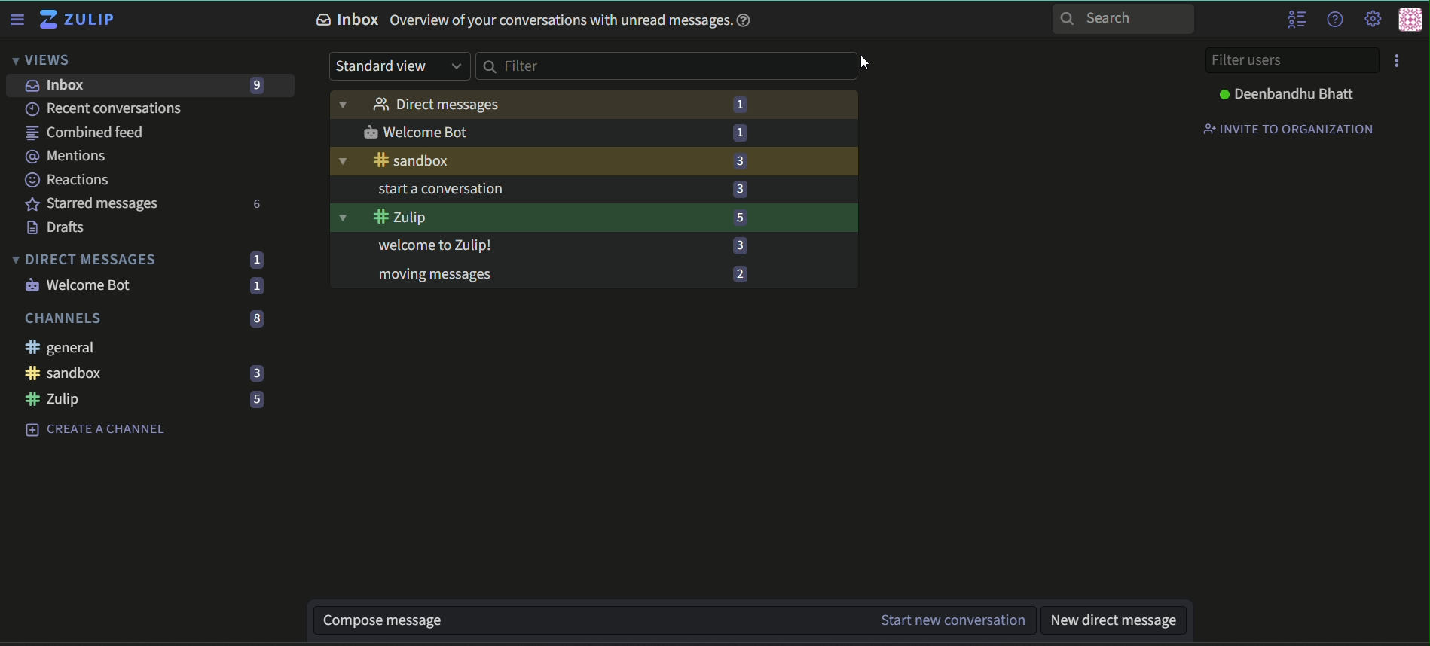 The height and width of the screenshot is (646, 1430). I want to click on mentions, so click(71, 157).